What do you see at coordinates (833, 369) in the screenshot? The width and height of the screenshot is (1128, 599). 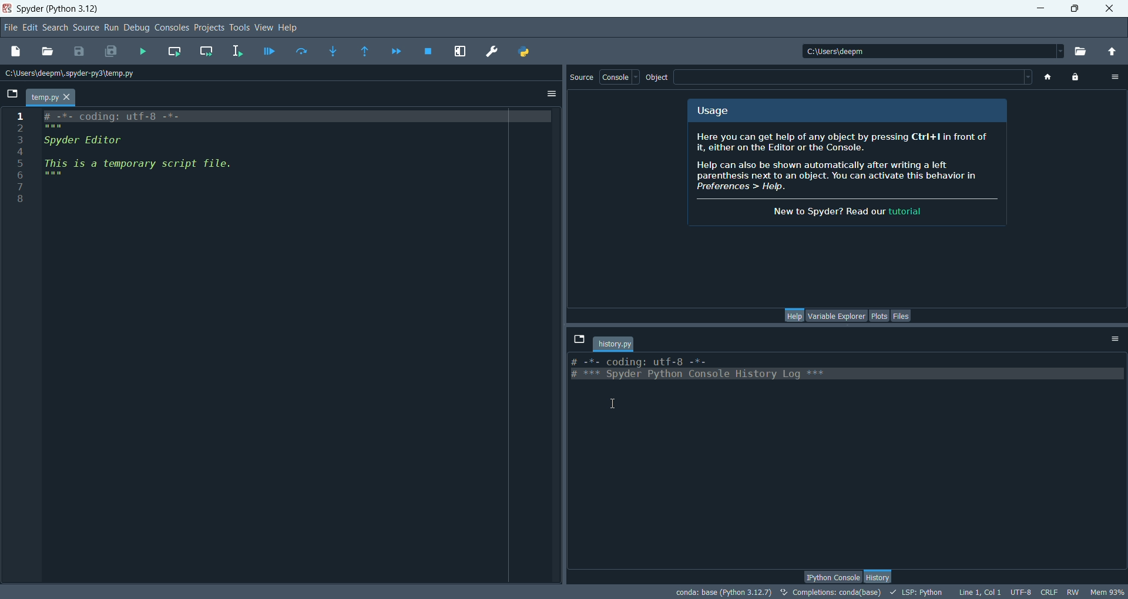 I see `python console history log` at bounding box center [833, 369].